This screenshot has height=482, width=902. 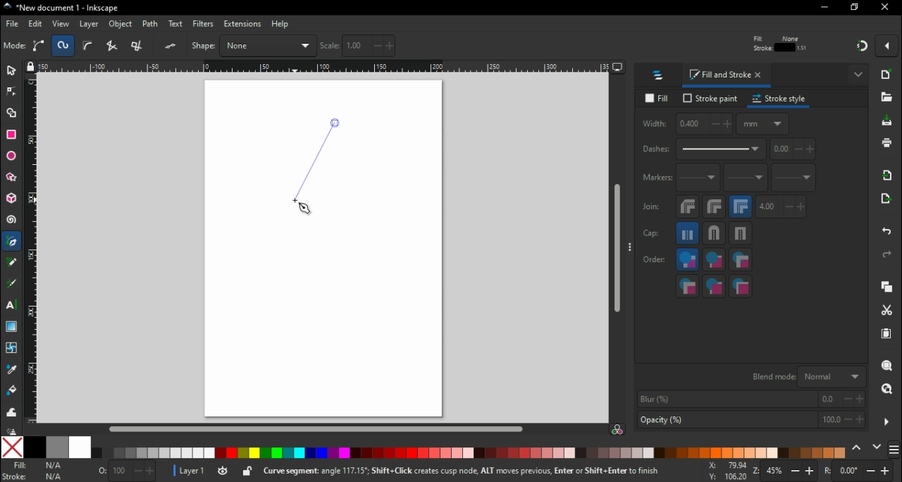 What do you see at coordinates (140, 46) in the screenshot?
I see `create a sequence of paraxial line segments` at bounding box center [140, 46].